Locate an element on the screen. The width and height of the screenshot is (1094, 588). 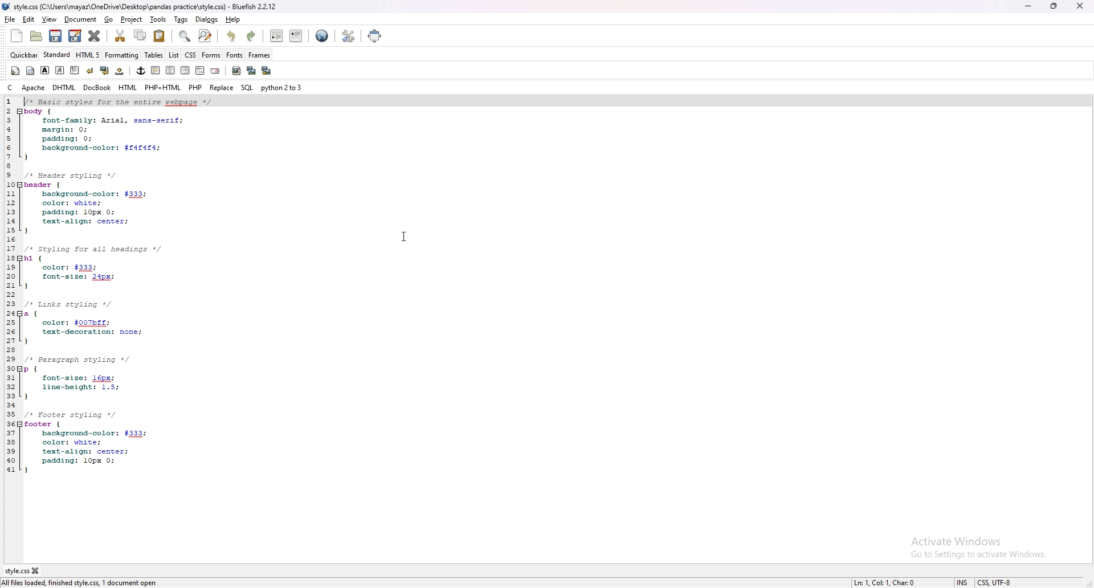
php+html is located at coordinates (163, 87).